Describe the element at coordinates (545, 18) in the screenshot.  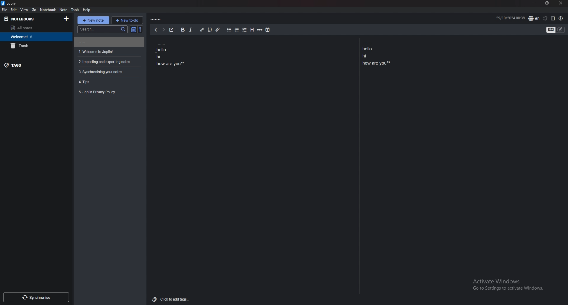
I see `set alarm` at that location.